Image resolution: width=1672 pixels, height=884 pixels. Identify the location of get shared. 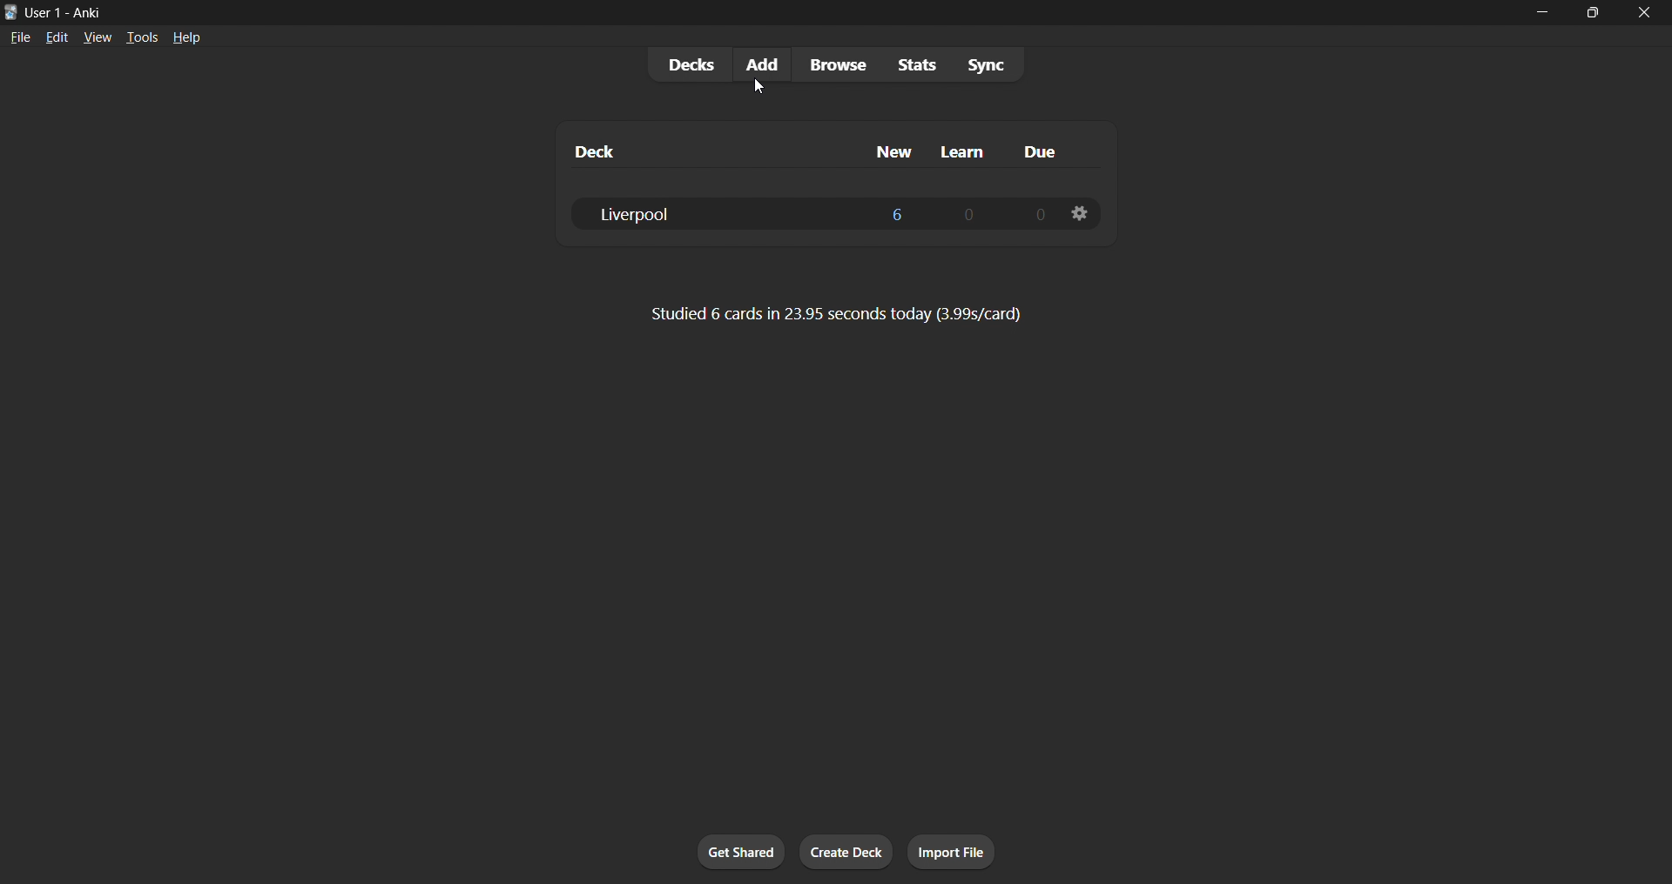
(741, 852).